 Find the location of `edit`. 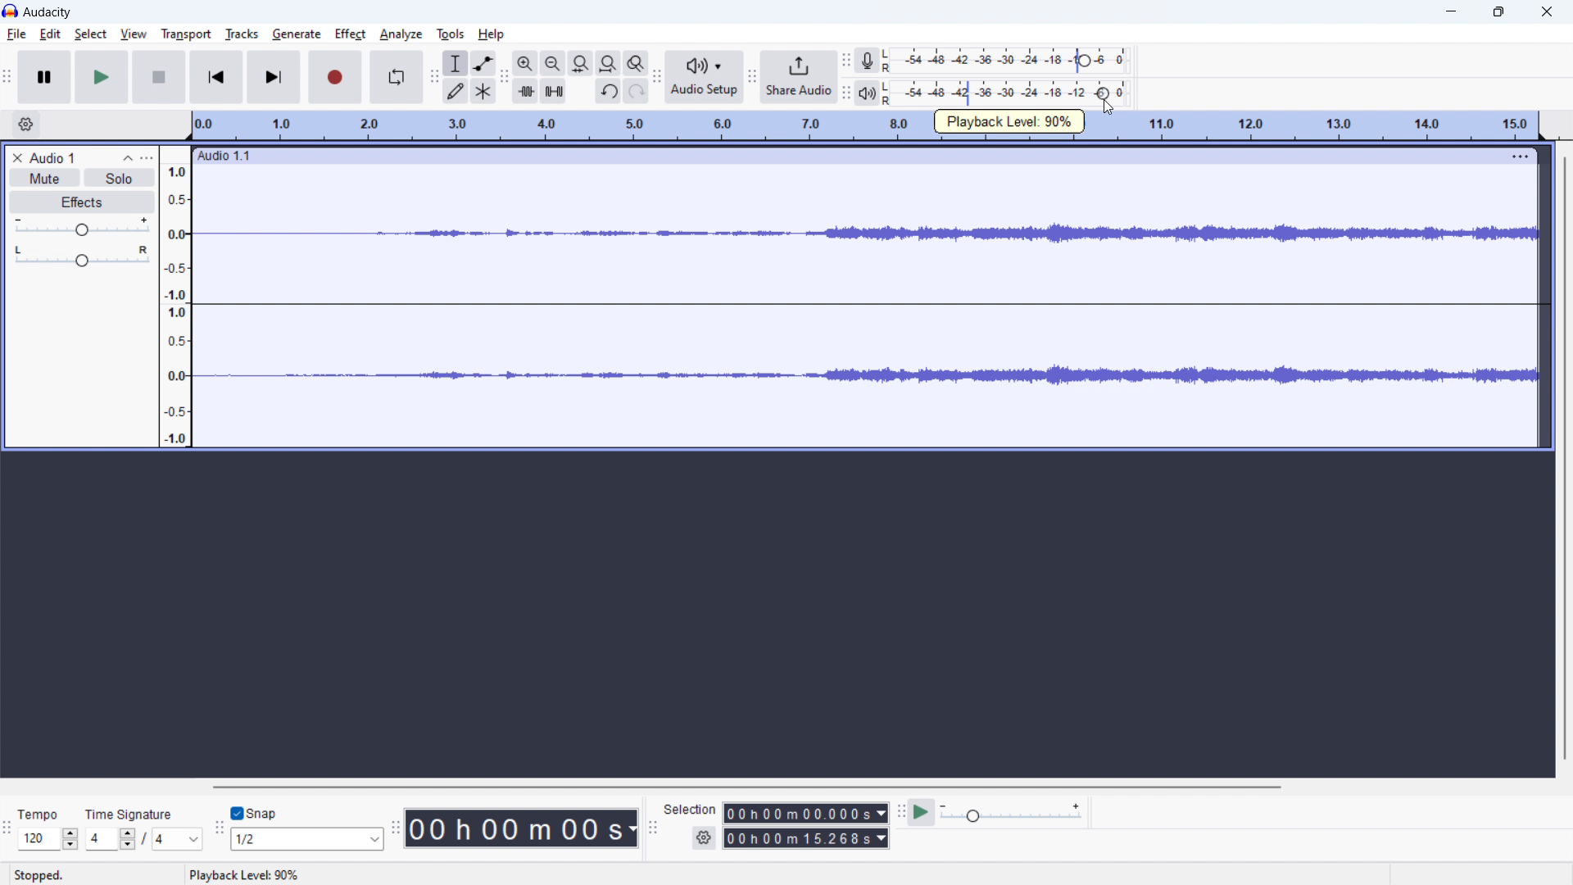

edit is located at coordinates (52, 34).